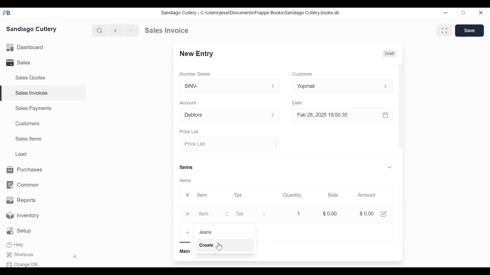 The image size is (490, 275). I want to click on SINV-, so click(229, 87).